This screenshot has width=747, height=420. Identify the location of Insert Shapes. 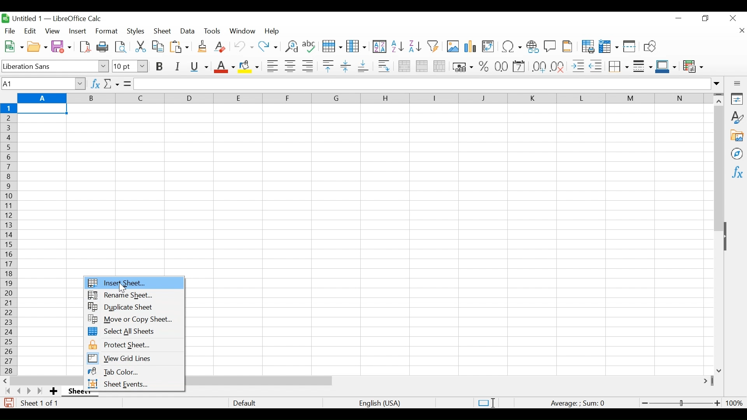
(649, 47).